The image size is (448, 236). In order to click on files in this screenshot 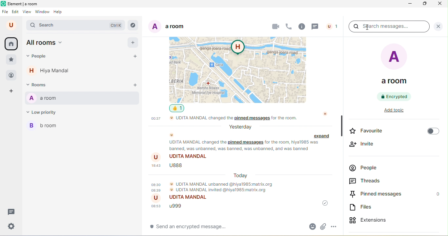, I will do `click(363, 208)`.